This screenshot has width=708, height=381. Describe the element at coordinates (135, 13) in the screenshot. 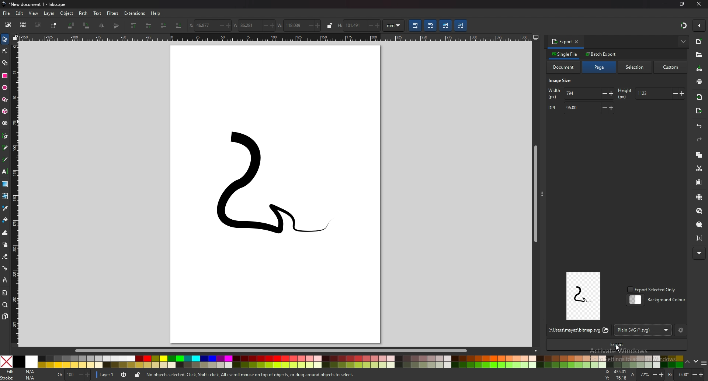

I see `extensions` at that location.